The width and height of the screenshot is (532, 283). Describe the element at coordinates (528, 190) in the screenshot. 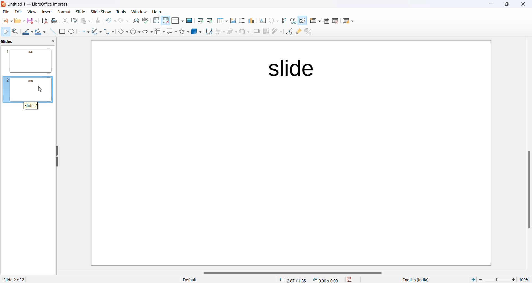

I see `scroll bar` at that location.